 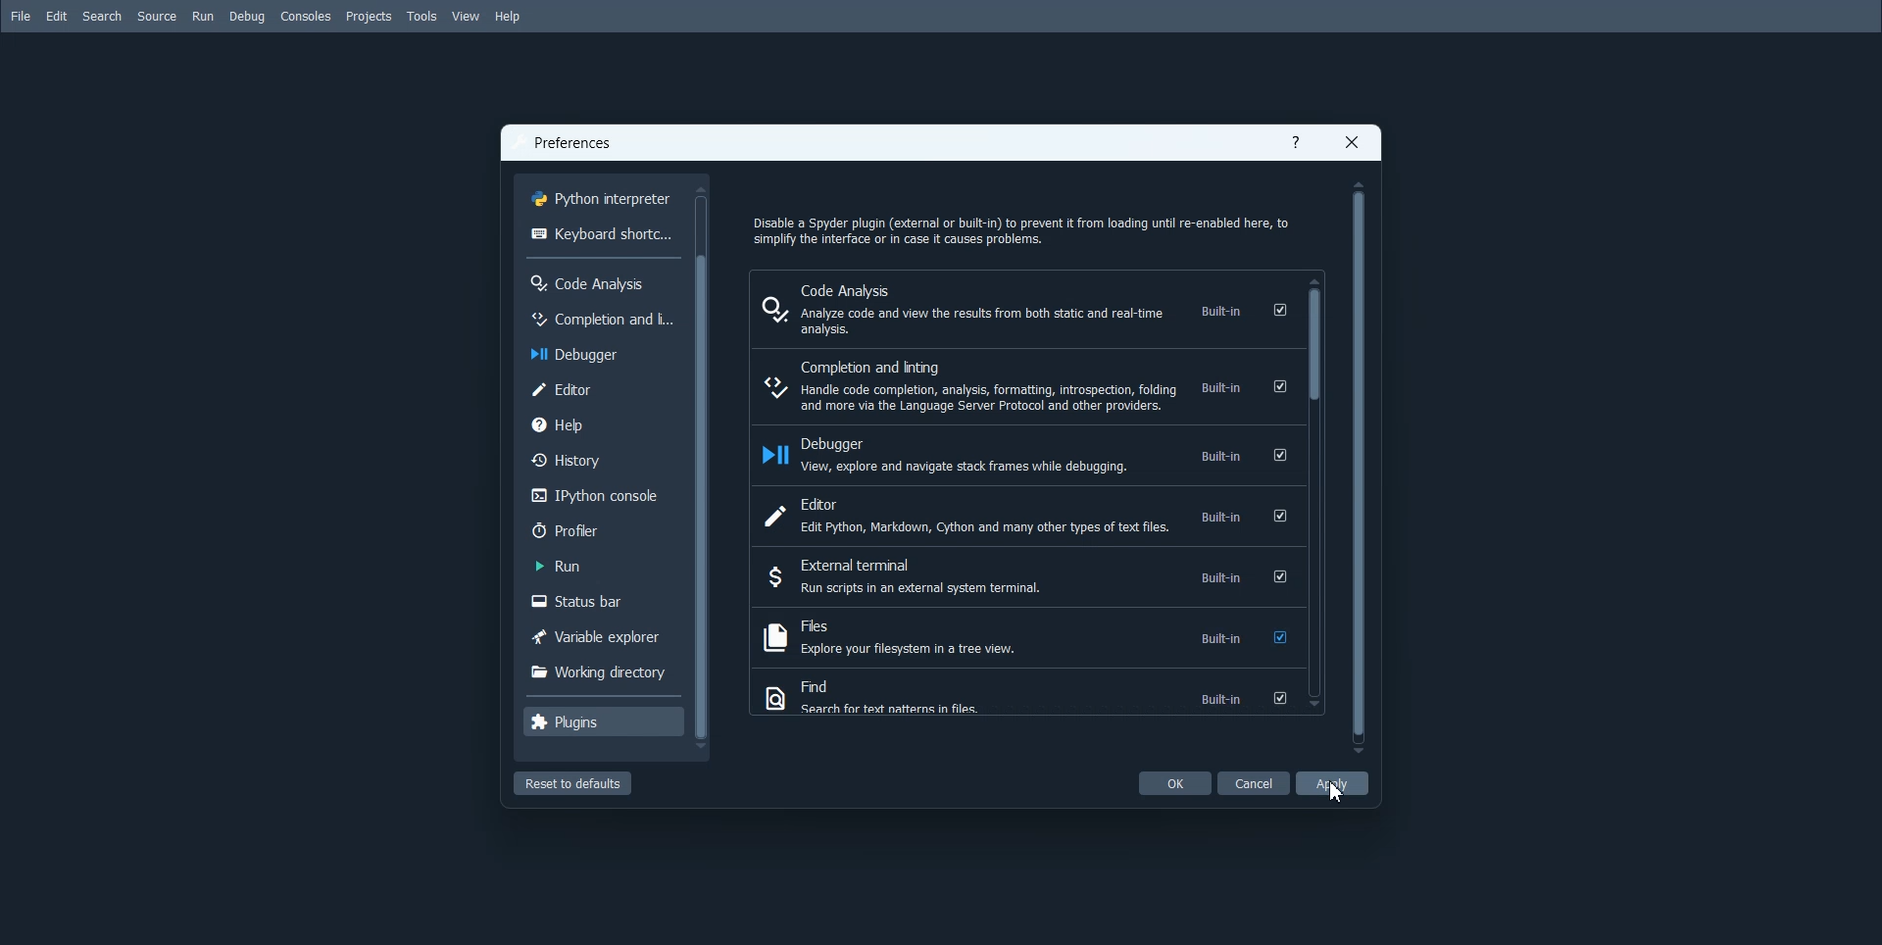 I want to click on Code Anakysis, so click(x=601, y=281).